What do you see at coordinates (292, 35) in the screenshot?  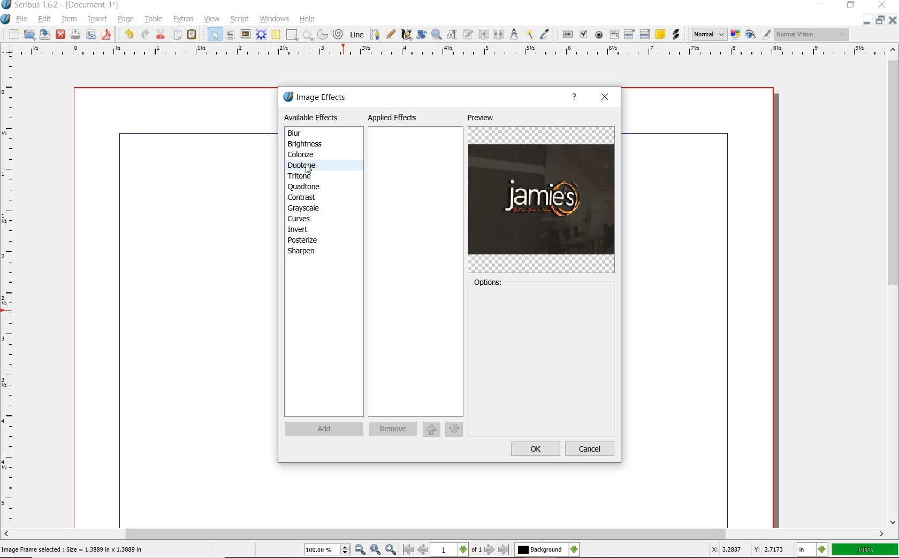 I see `SHAPE` at bounding box center [292, 35].